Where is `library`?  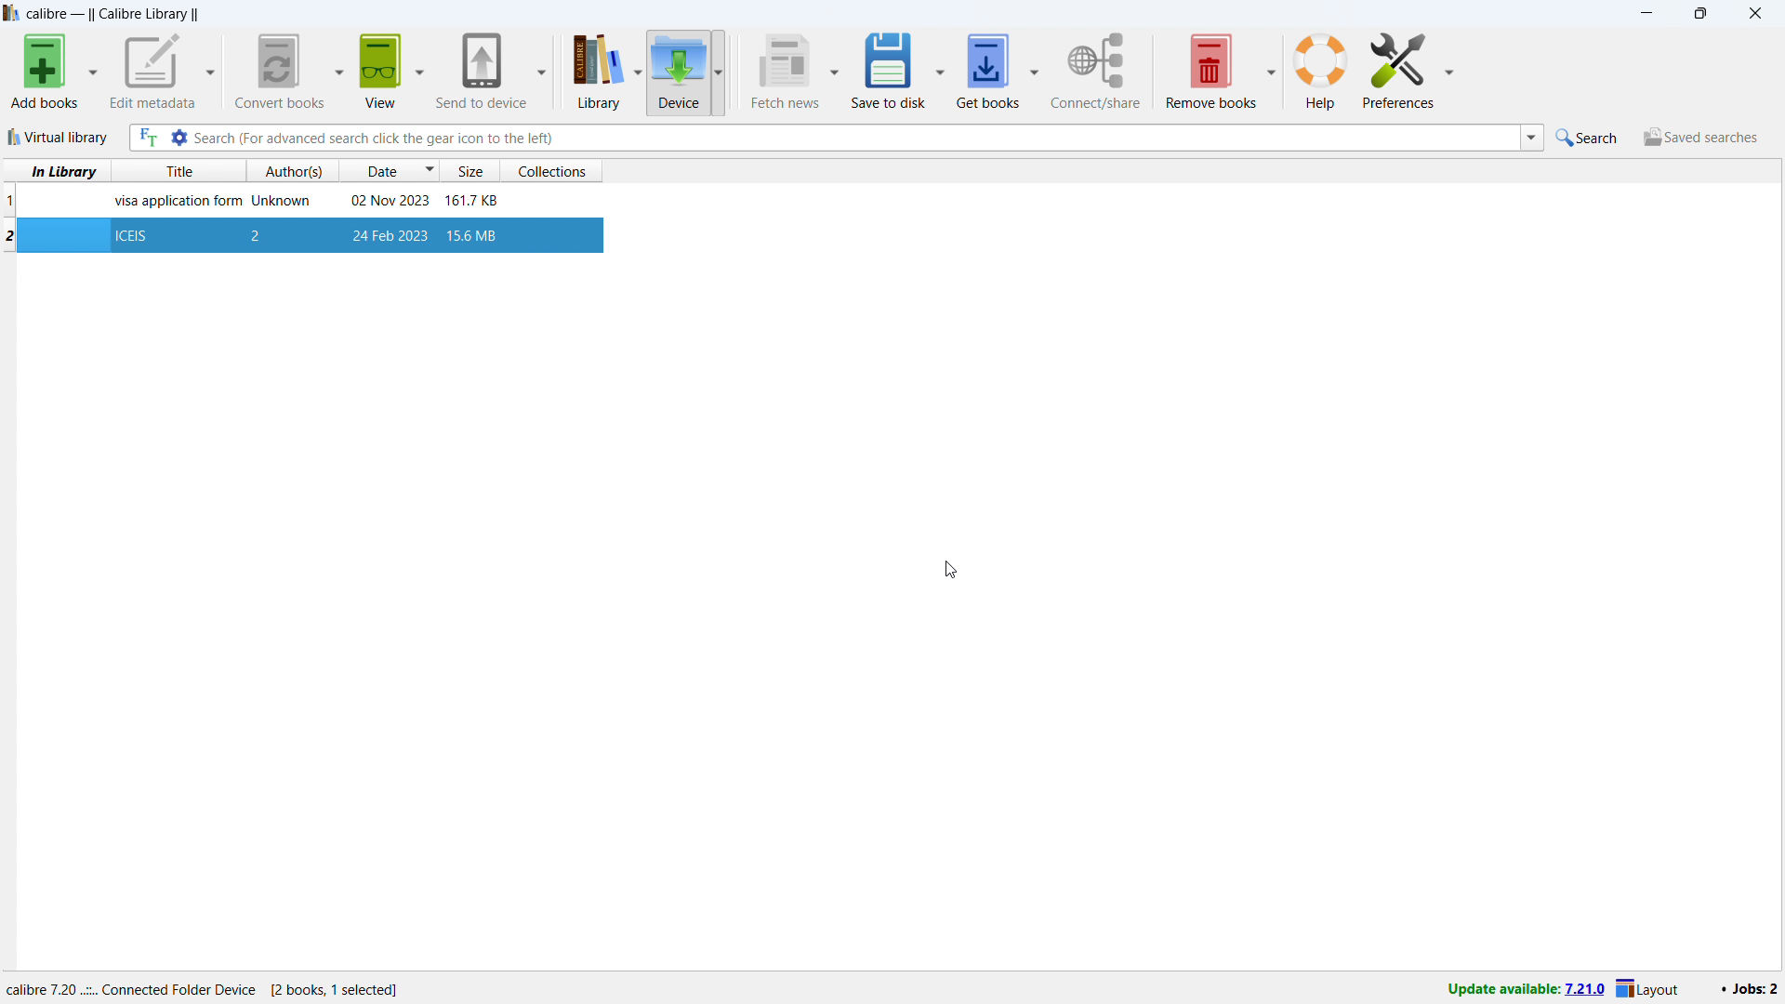 library is located at coordinates (591, 73).